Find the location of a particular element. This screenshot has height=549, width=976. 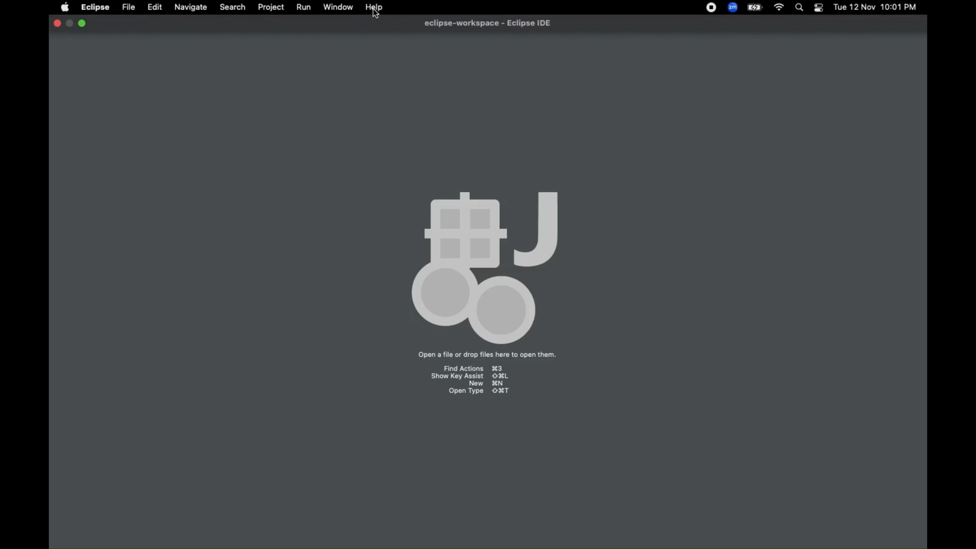

open type  is located at coordinates (479, 391).